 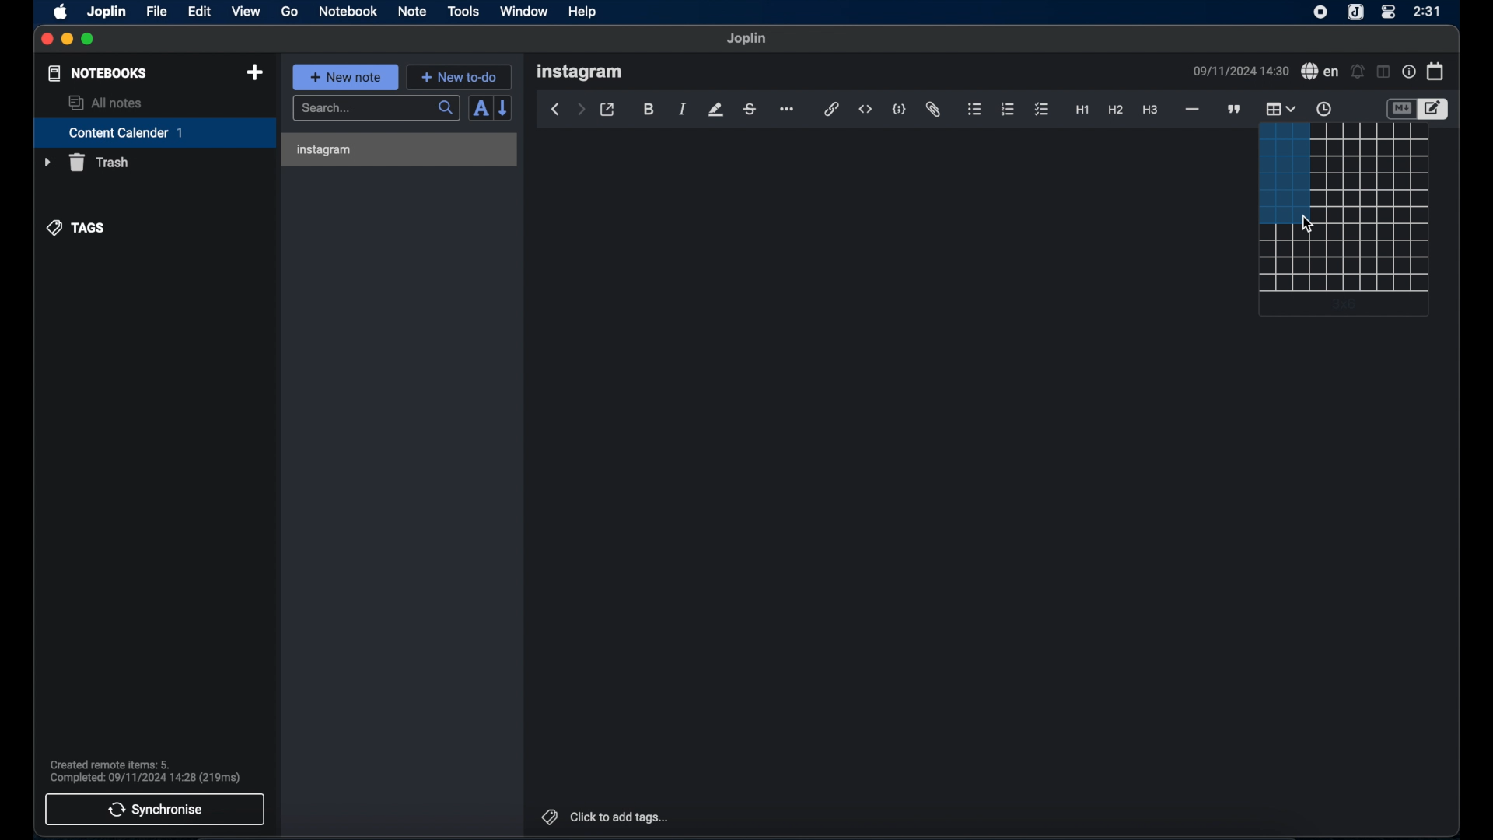 What do you see at coordinates (291, 12) in the screenshot?
I see `go` at bounding box center [291, 12].